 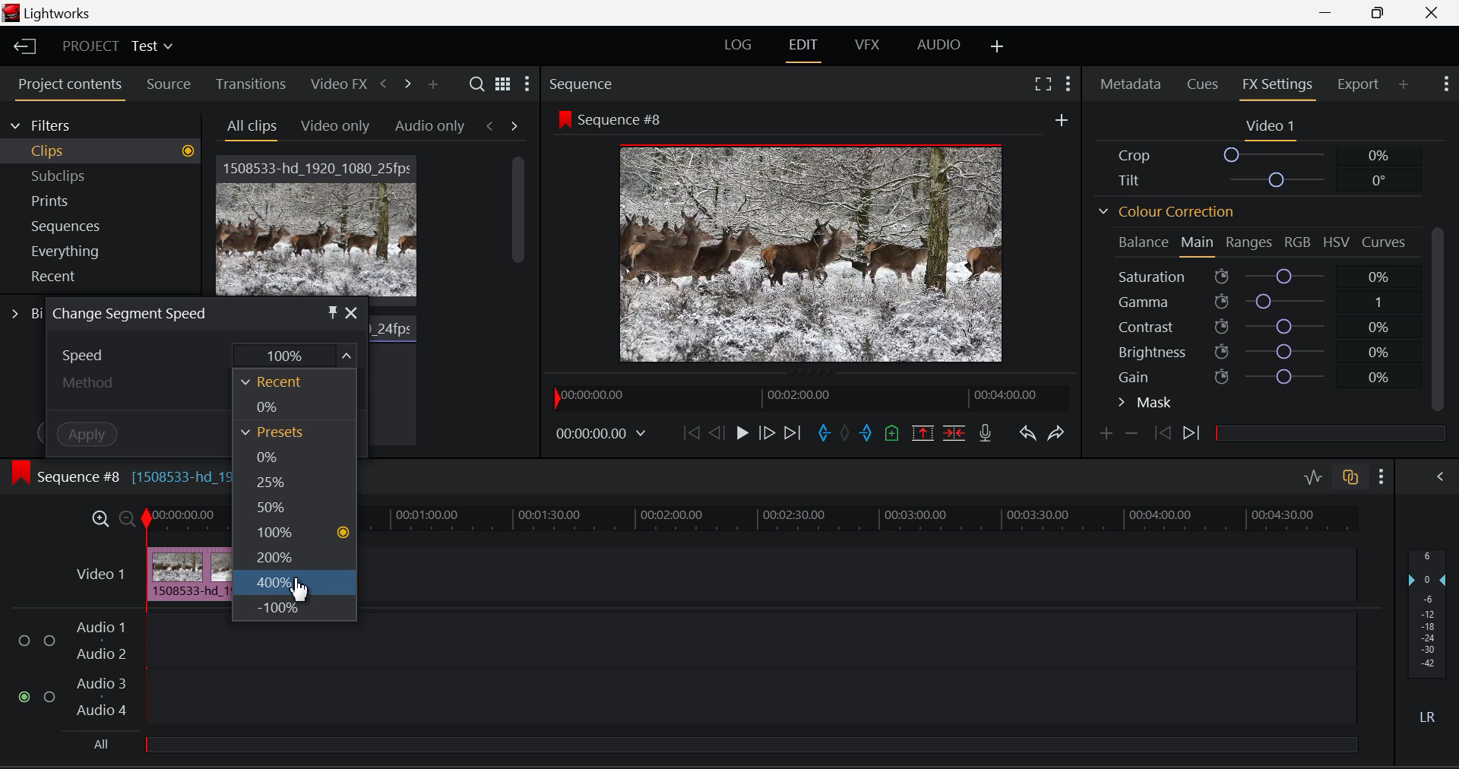 I want to click on Minimize Timeline, so click(x=126, y=518).